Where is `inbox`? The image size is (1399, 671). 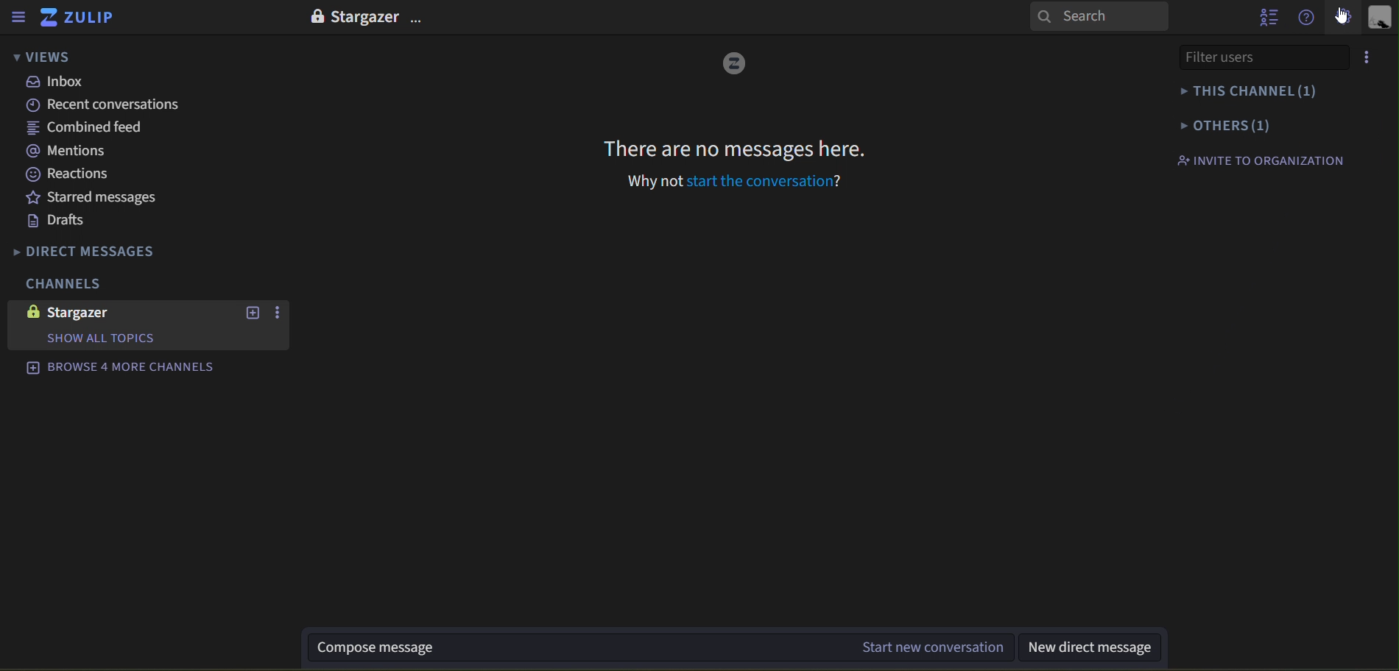 inbox is located at coordinates (54, 82).